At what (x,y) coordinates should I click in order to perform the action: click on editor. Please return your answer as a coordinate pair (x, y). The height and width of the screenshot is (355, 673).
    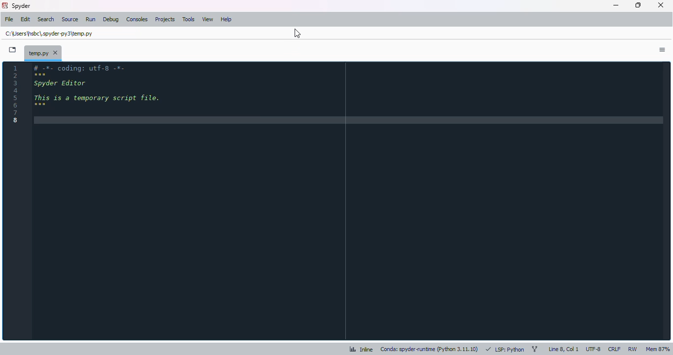
    Looking at the image, I should click on (346, 198).